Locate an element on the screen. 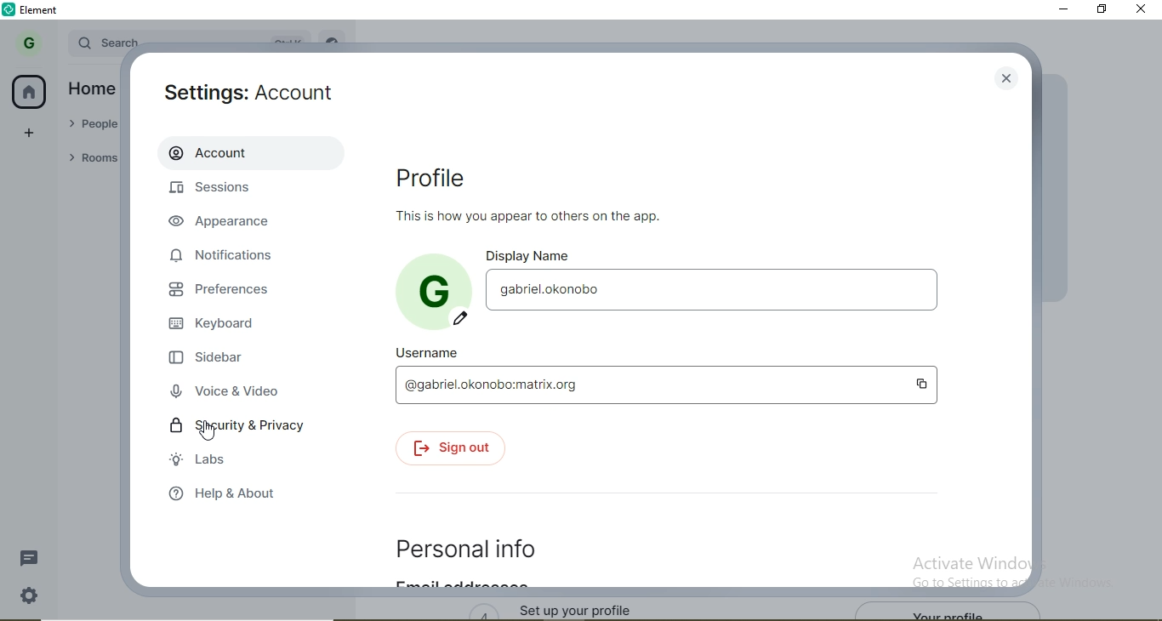 This screenshot has height=621, width=1162. labs is located at coordinates (196, 459).